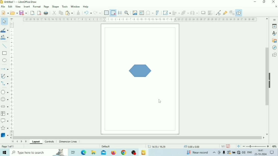  What do you see at coordinates (9, 147) in the screenshot?
I see `Page number` at bounding box center [9, 147].